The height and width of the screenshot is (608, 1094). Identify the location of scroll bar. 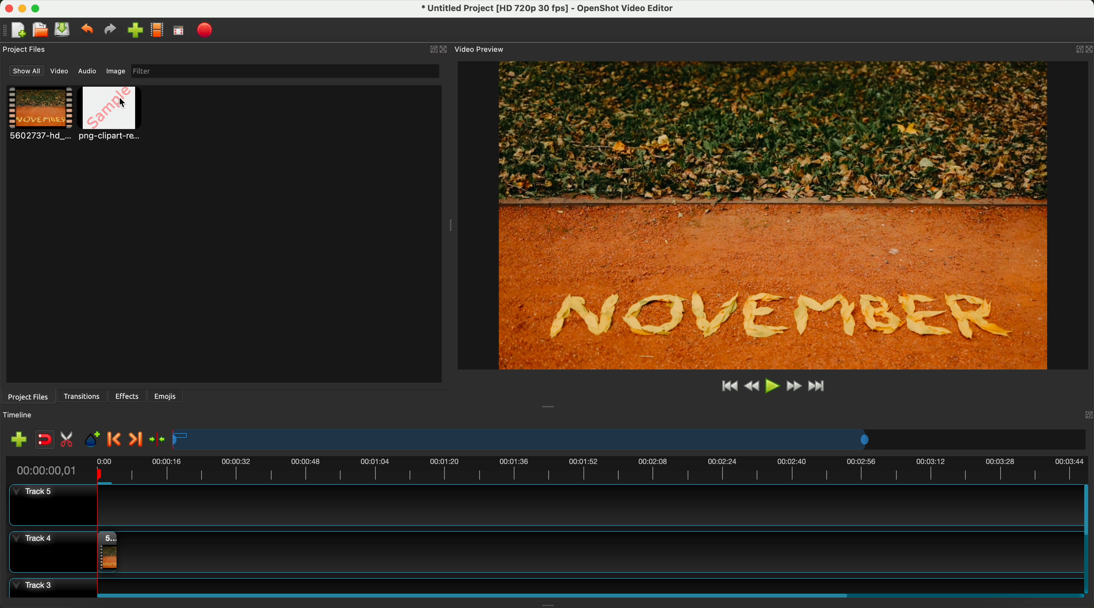
(586, 594).